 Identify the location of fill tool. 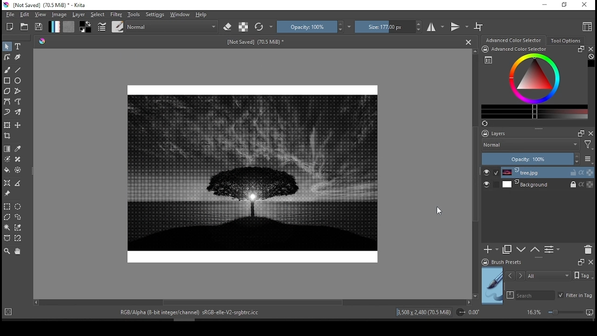
(7, 170).